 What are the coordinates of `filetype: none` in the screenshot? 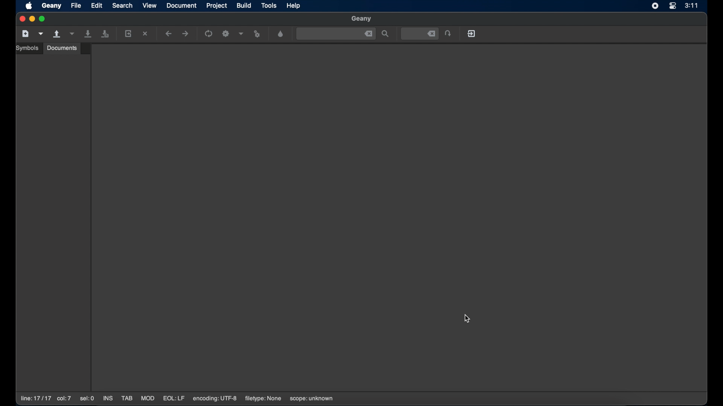 It's located at (263, 398).